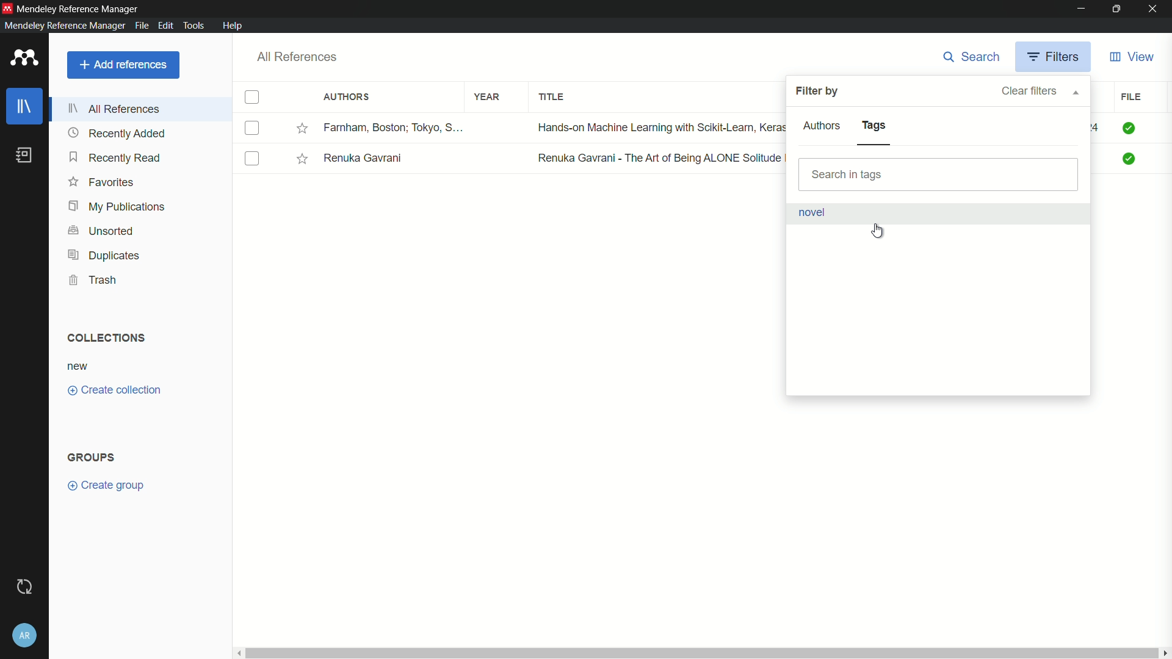  I want to click on authors, so click(346, 97).